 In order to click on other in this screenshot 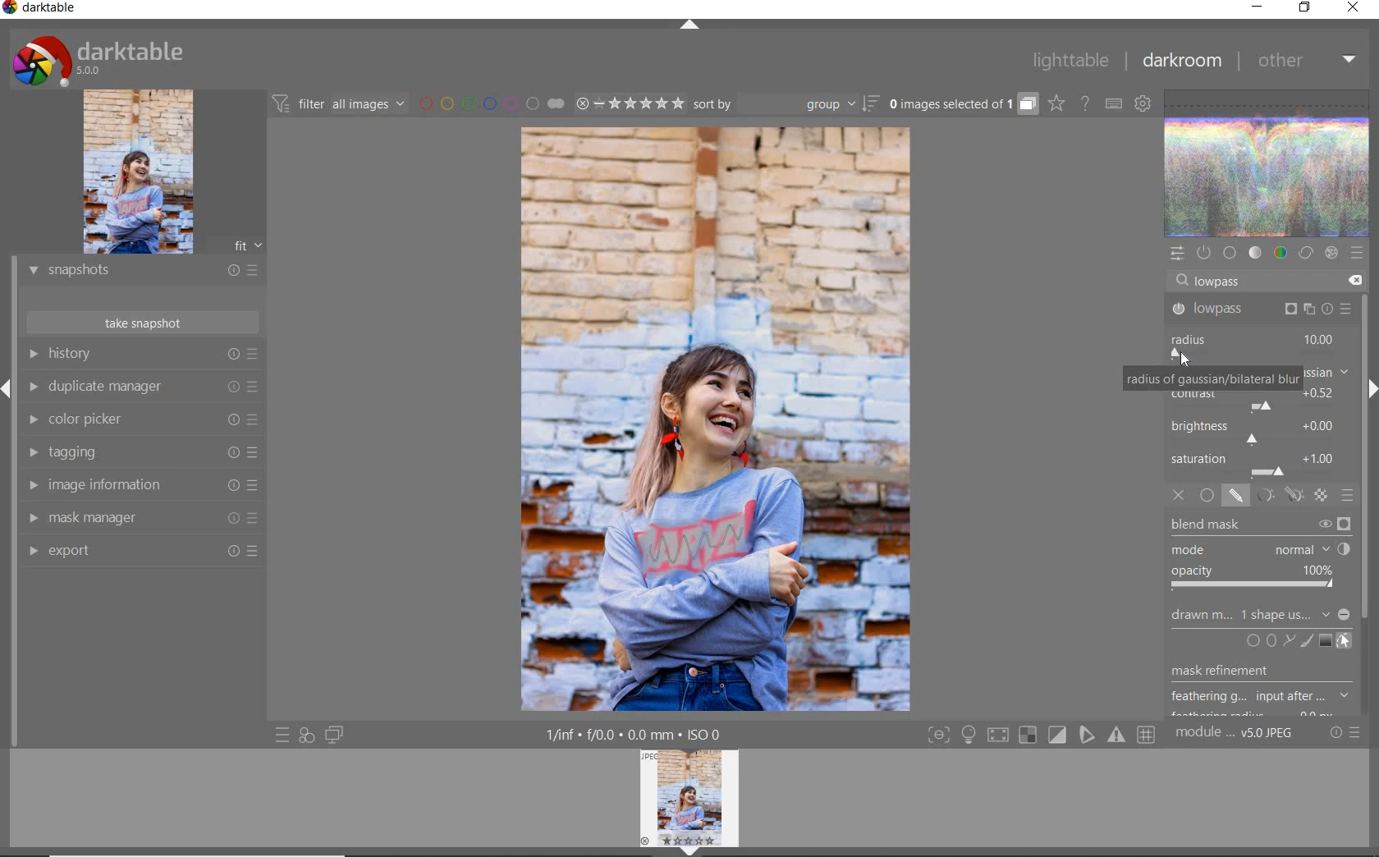, I will do `click(1306, 64)`.